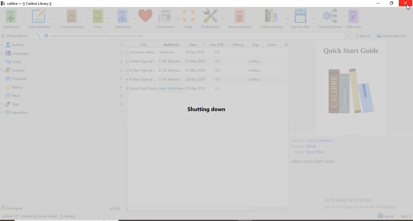 The width and height of the screenshot is (413, 221). What do you see at coordinates (303, 19) in the screenshot?
I see `Save to disk` at bounding box center [303, 19].